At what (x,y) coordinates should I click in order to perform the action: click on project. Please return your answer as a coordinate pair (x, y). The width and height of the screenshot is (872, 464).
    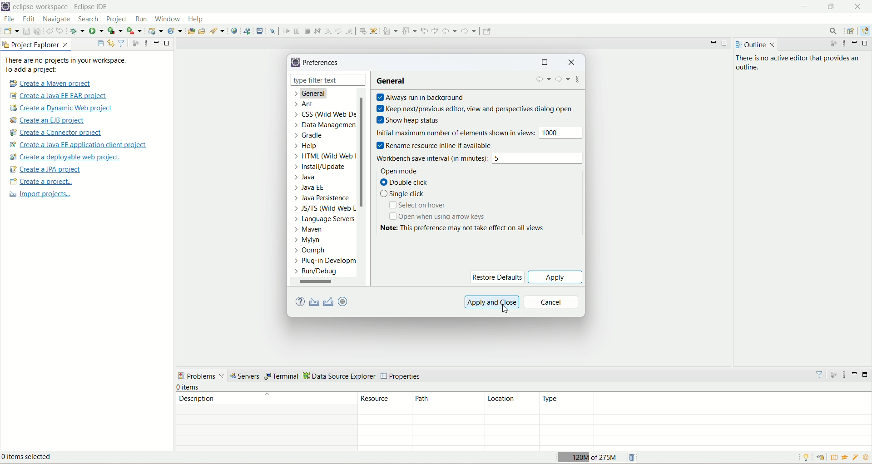
    Looking at the image, I should click on (117, 20).